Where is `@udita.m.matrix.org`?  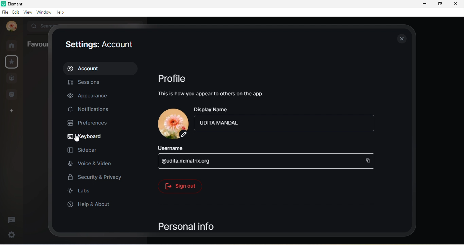
@udita.m.matrix.org is located at coordinates (269, 162).